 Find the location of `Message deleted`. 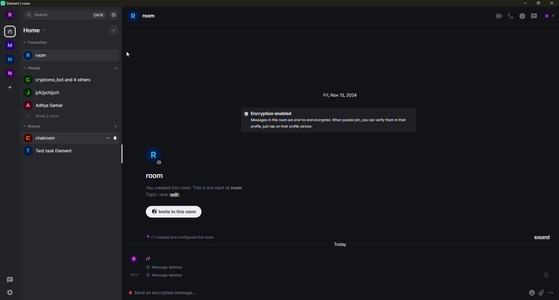

Message deleted is located at coordinates (164, 268).